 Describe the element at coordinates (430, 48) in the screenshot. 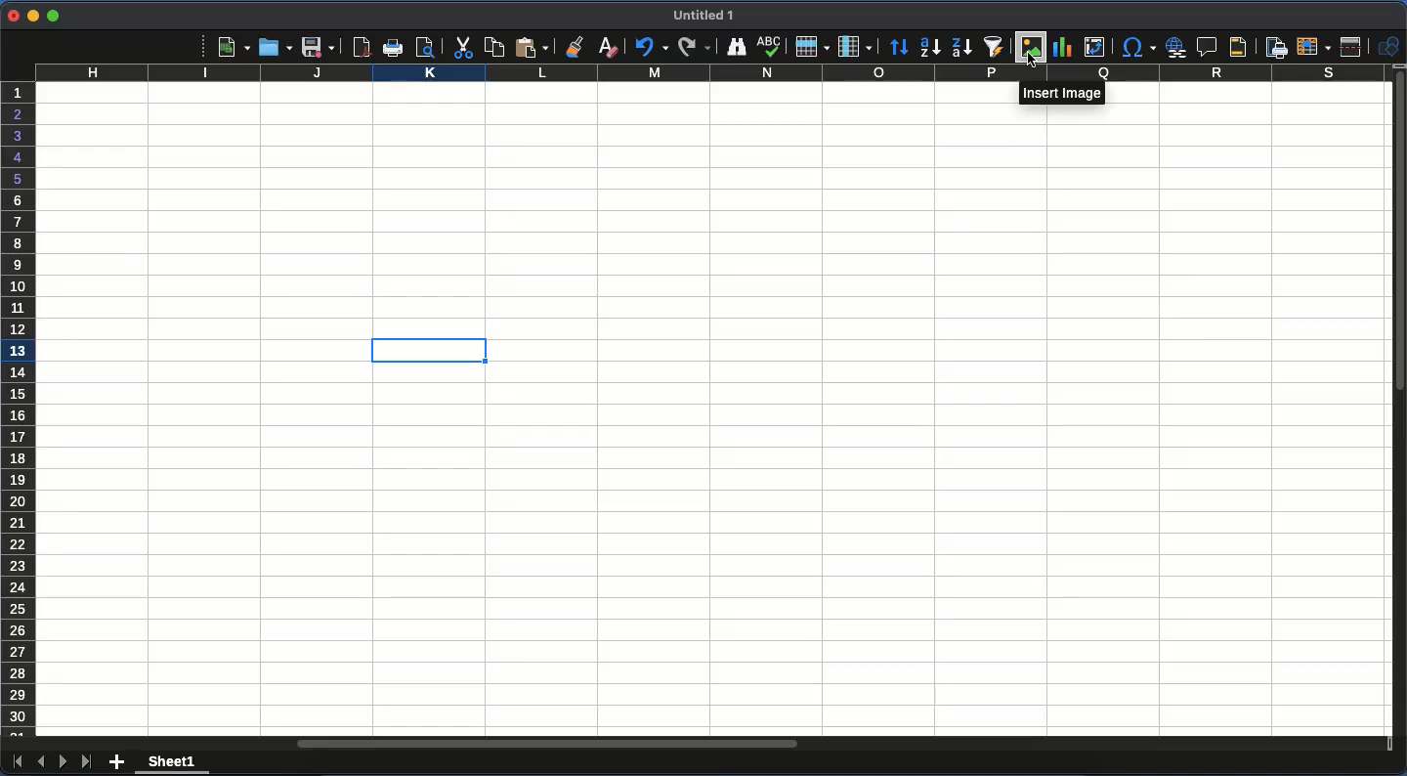

I see `print preview ` at that location.